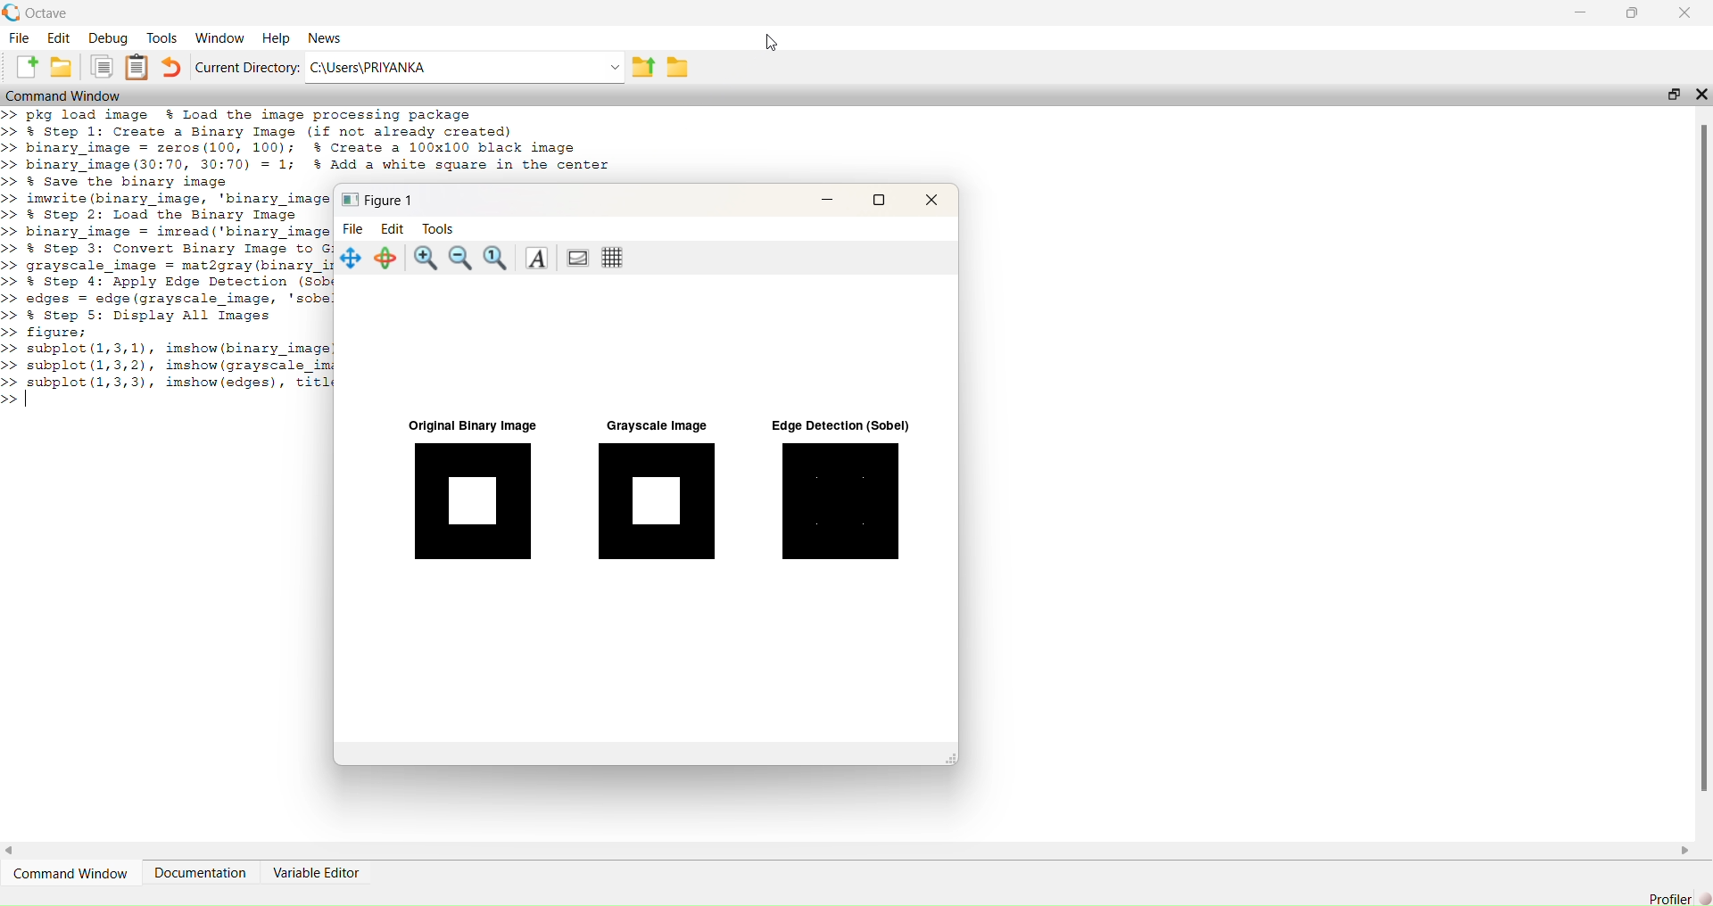 This screenshot has height=906, width=1713. I want to click on scroll left, so click(11, 851).